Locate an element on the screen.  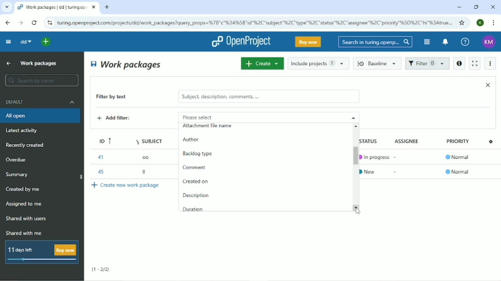
Current tab is located at coordinates (57, 7).